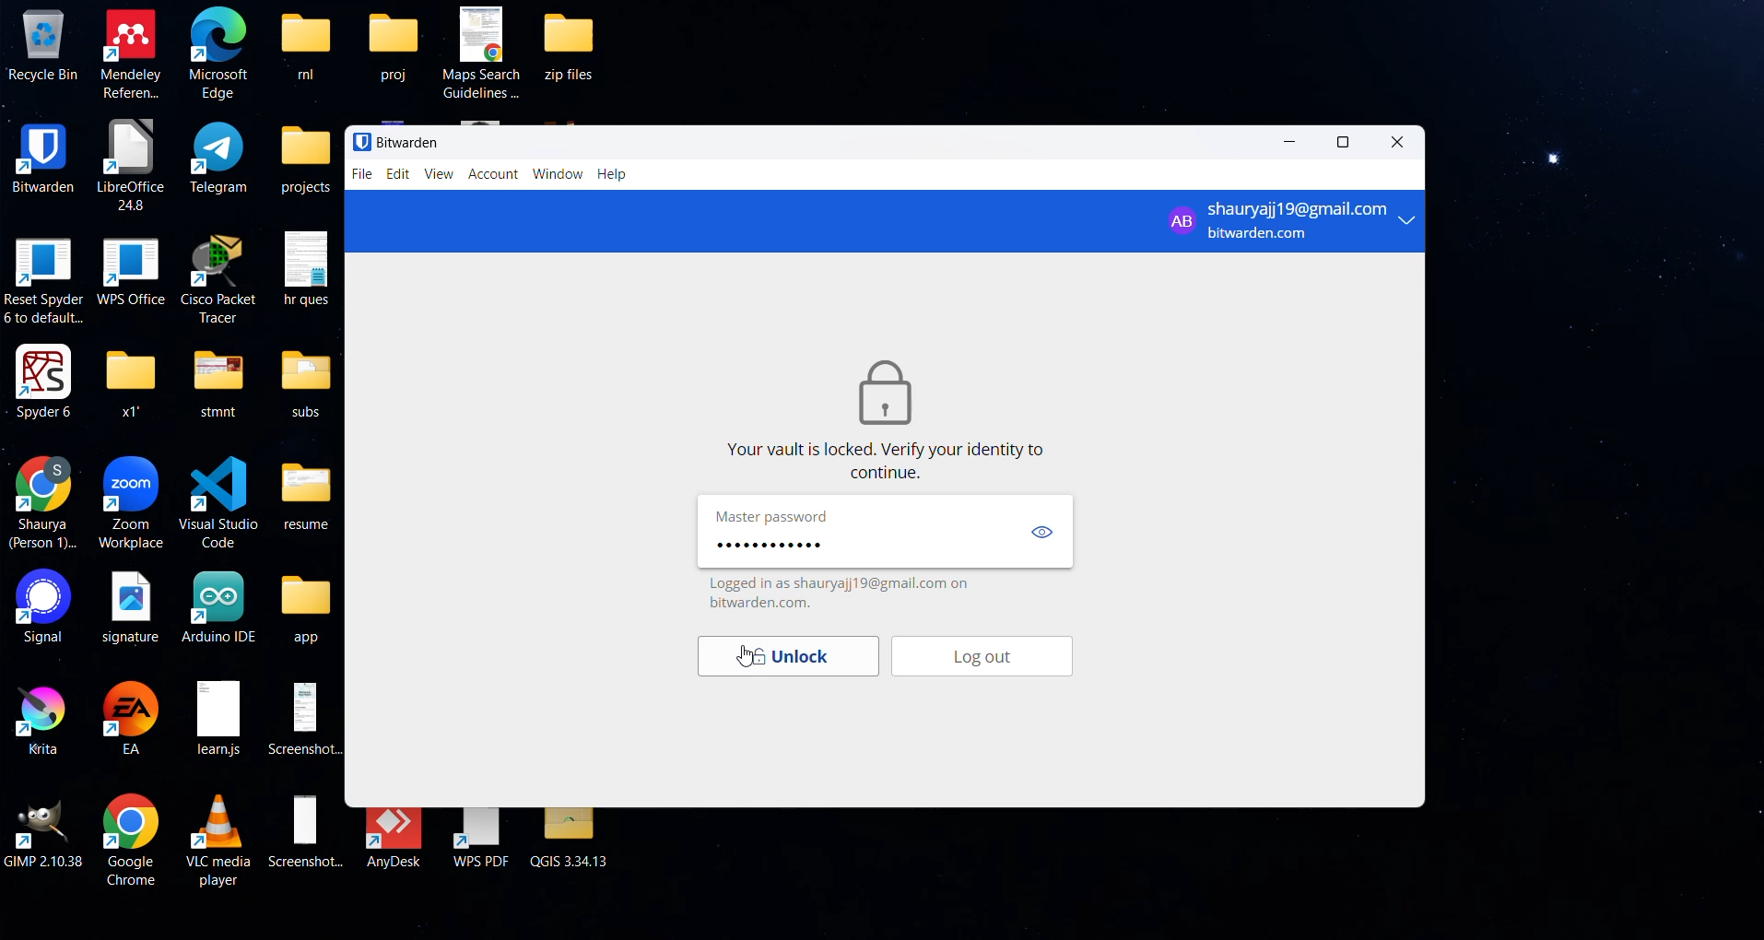  What do you see at coordinates (44, 381) in the screenshot?
I see `Spyder 6` at bounding box center [44, 381].